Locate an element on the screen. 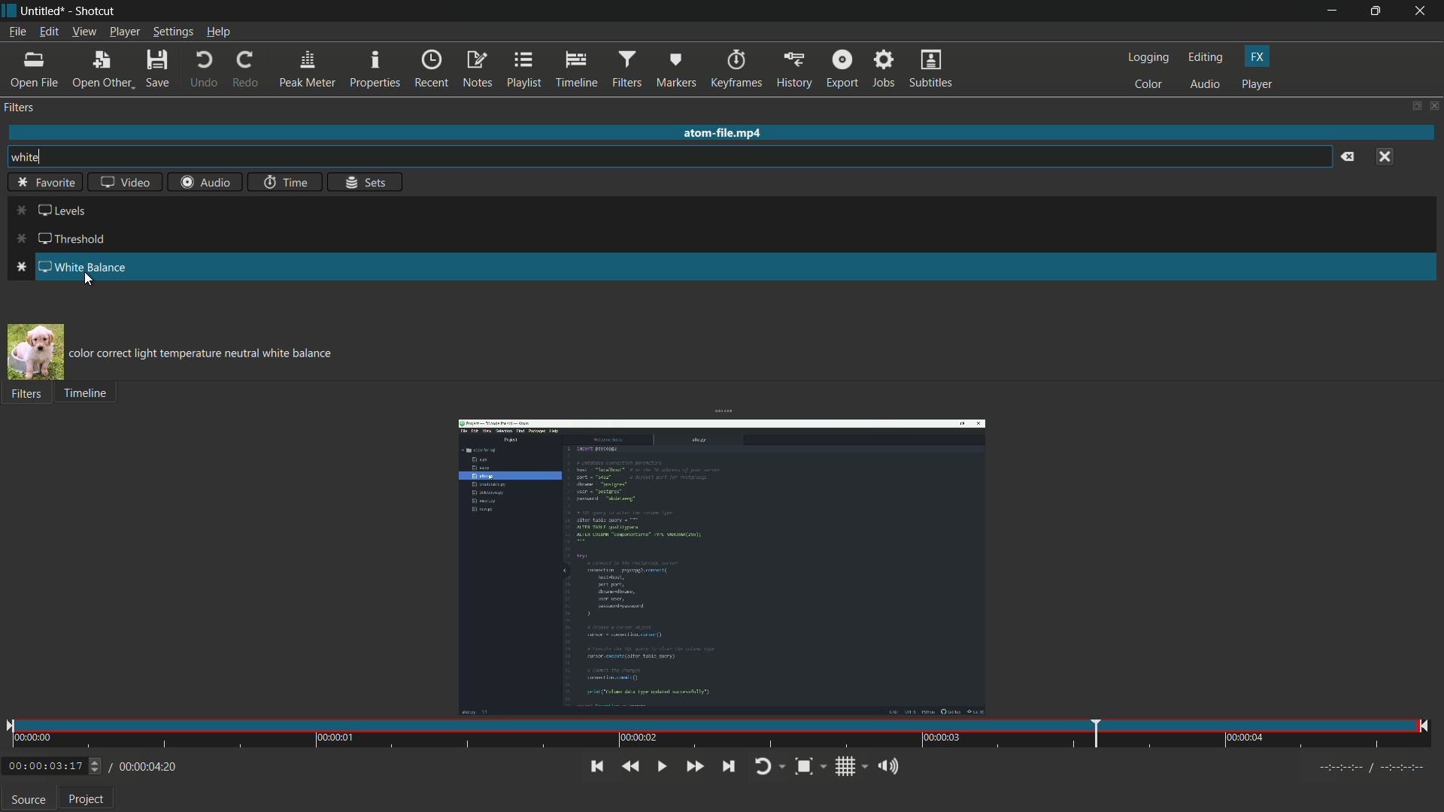 This screenshot has width=1444, height=812. quickly play forward is located at coordinates (694, 767).